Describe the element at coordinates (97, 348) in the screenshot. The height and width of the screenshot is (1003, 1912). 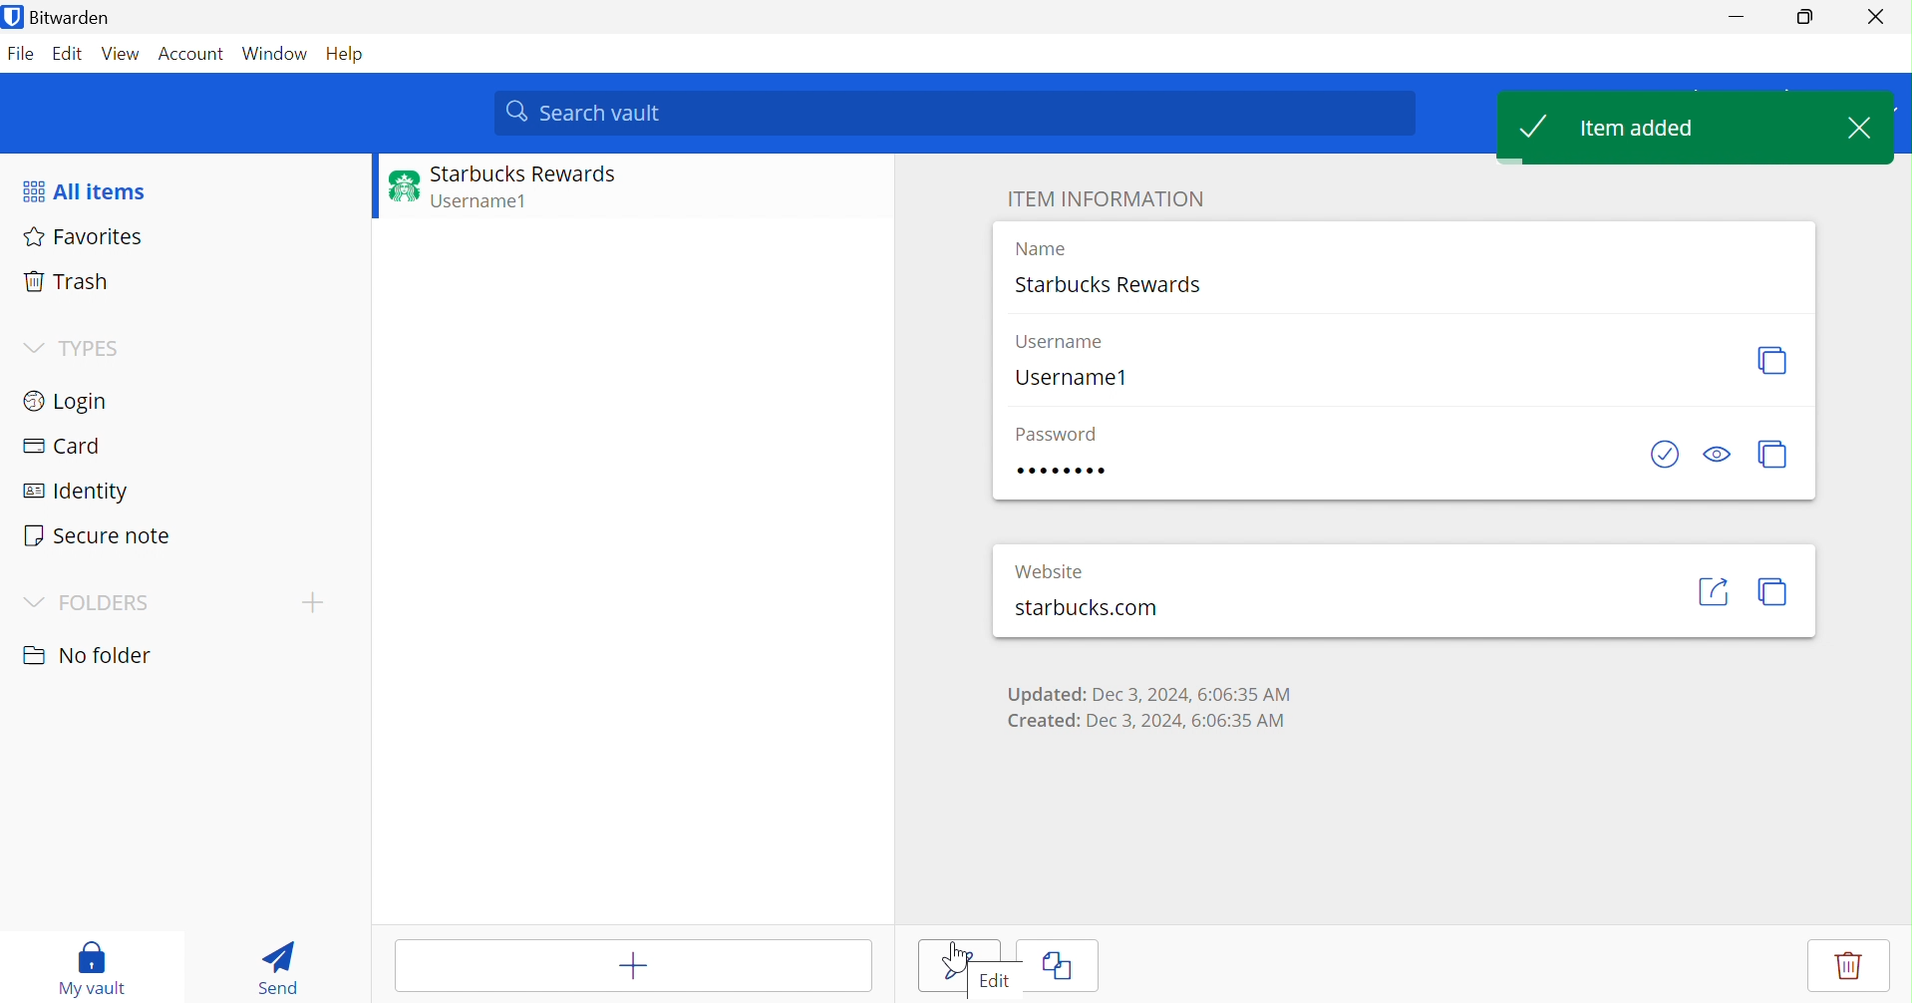
I see `TYPES` at that location.